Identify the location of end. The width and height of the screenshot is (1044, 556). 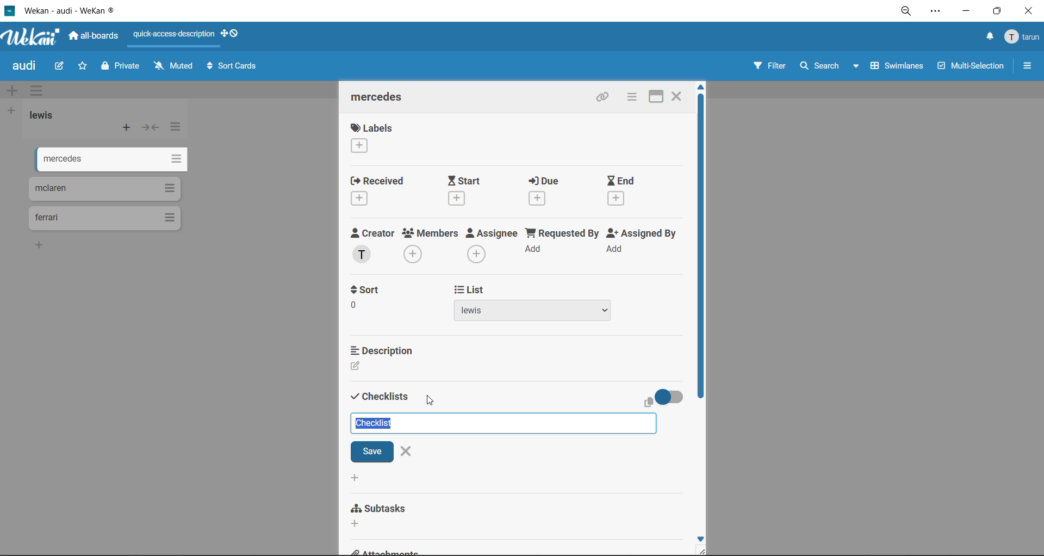
(623, 191).